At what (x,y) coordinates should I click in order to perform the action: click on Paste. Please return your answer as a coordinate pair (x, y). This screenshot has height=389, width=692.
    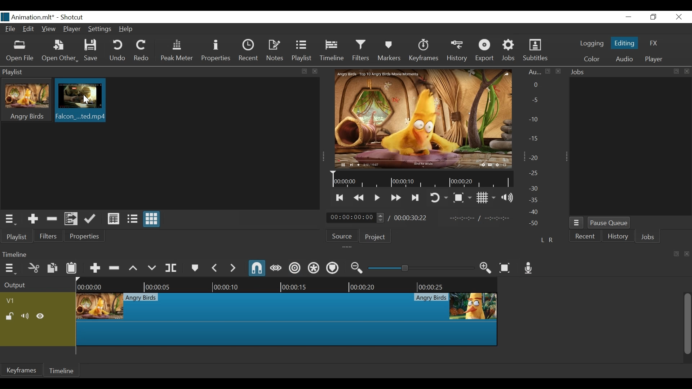
    Looking at the image, I should click on (72, 267).